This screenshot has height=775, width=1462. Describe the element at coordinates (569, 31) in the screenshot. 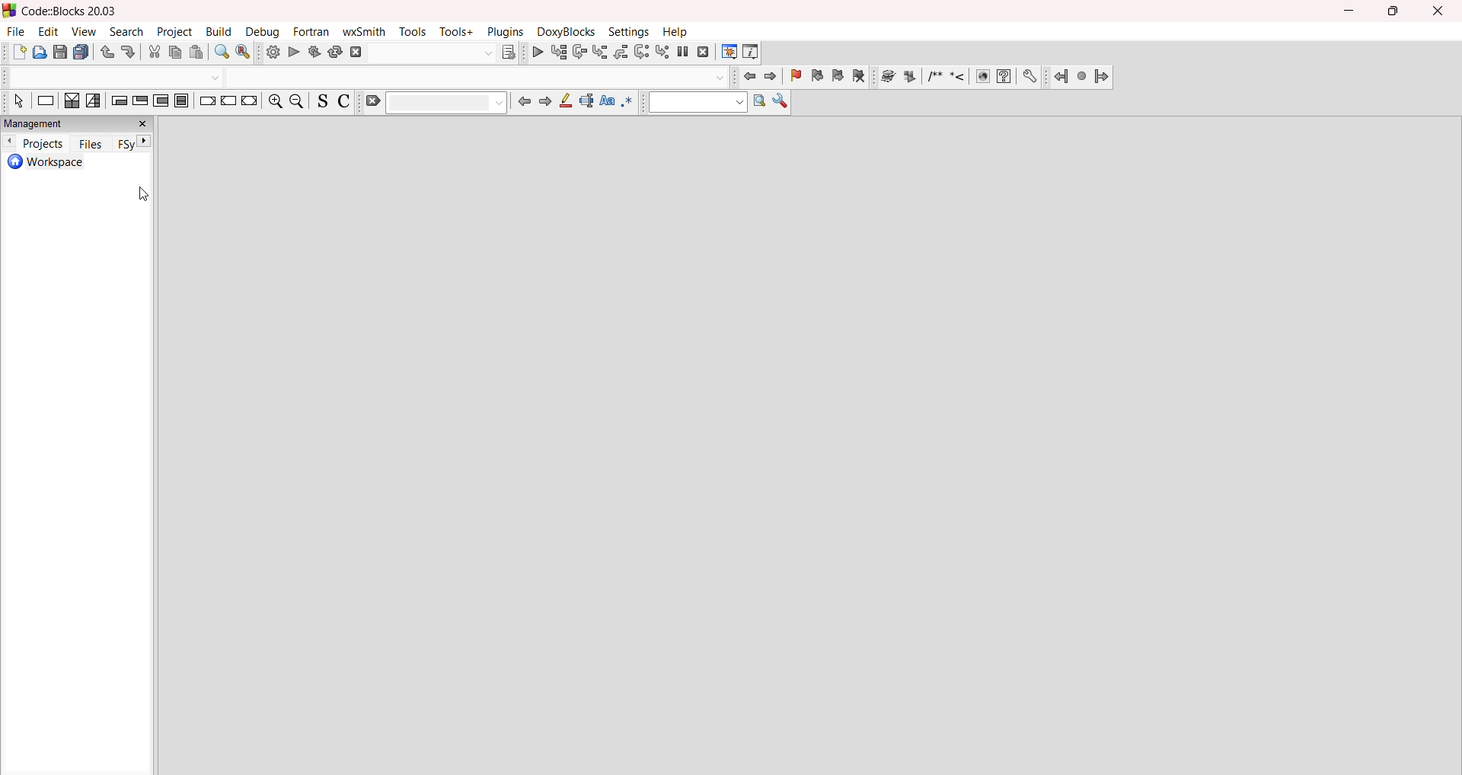

I see `doxyBlocks` at that location.